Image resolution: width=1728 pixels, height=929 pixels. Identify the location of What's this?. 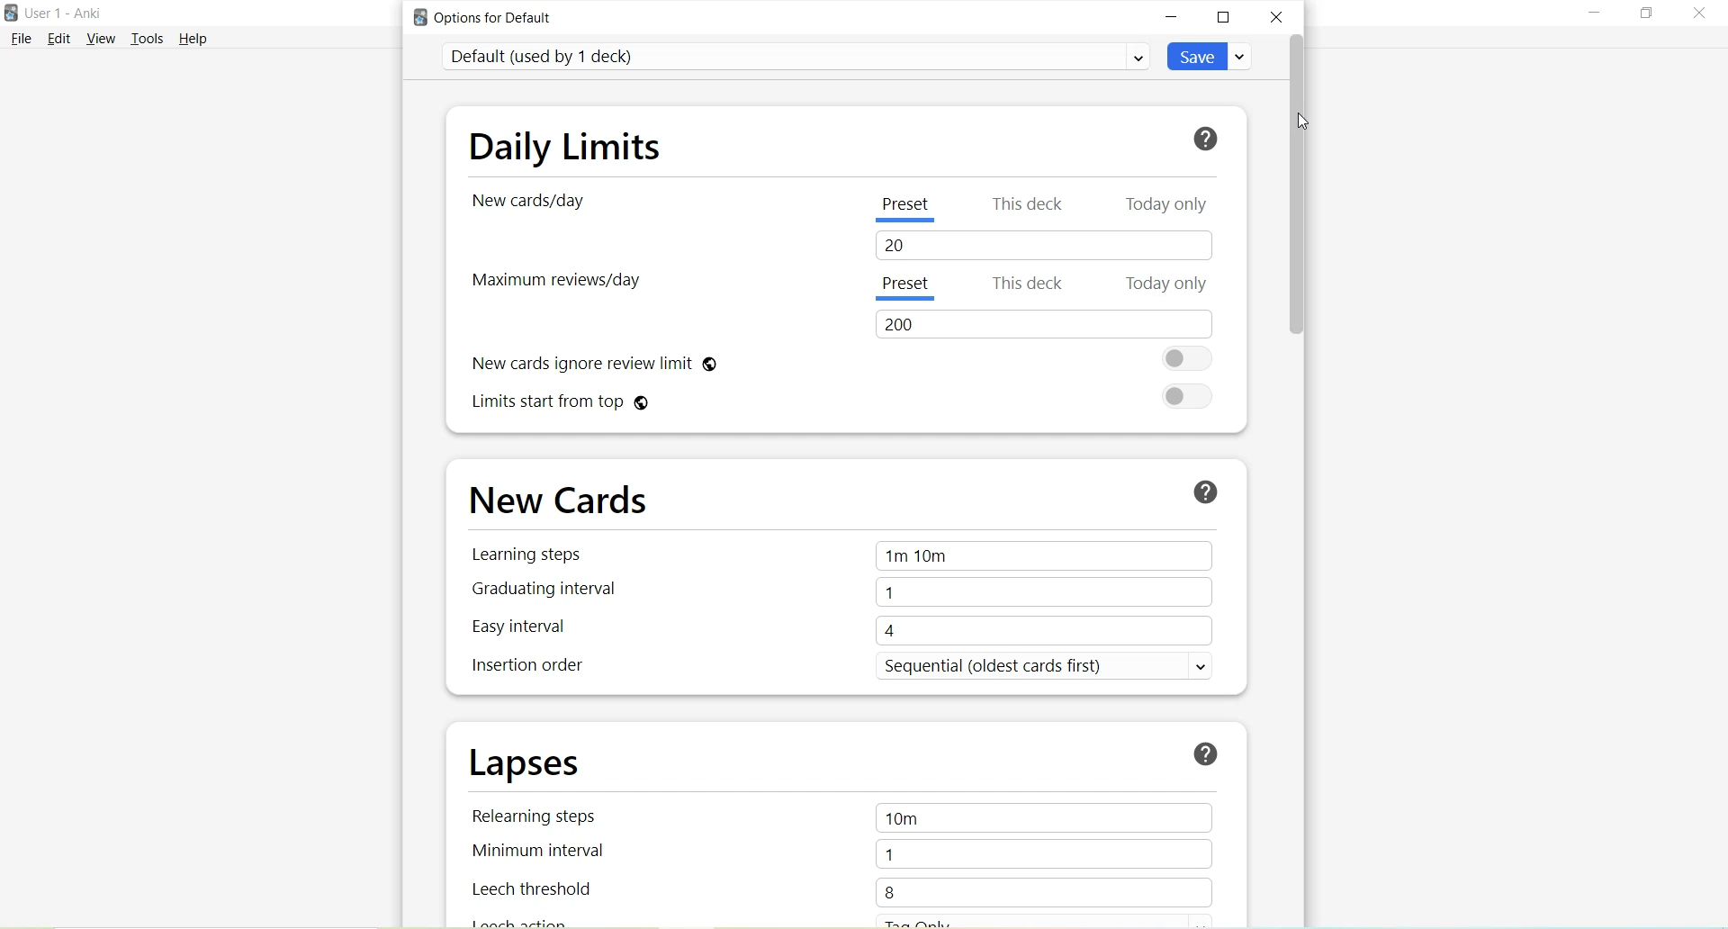
(1203, 752).